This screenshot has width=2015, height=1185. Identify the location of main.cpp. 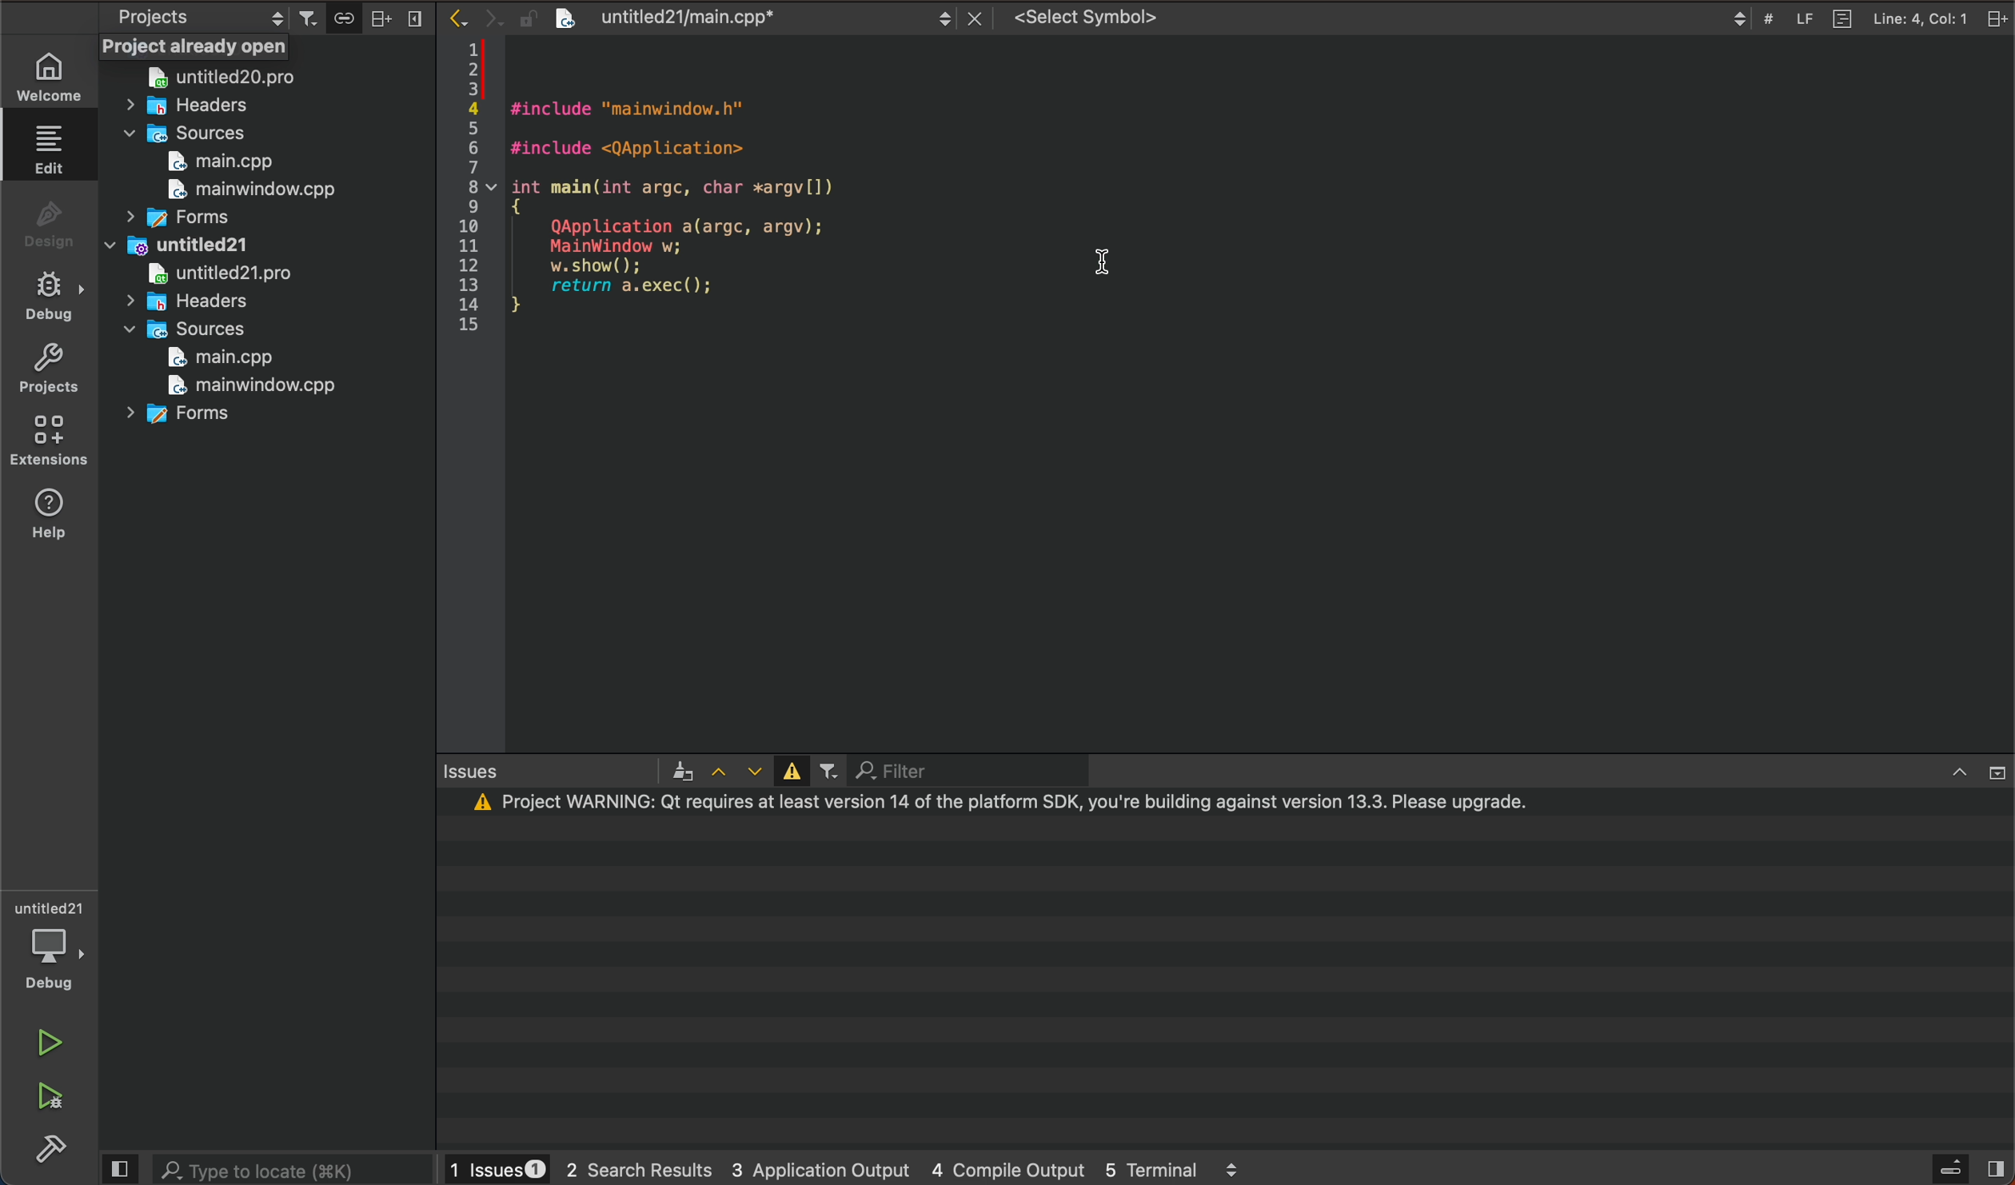
(225, 358).